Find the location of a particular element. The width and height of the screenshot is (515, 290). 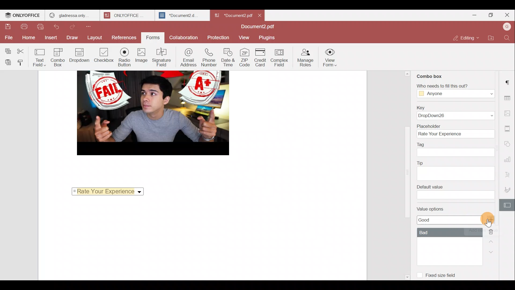

Account name is located at coordinates (505, 28).